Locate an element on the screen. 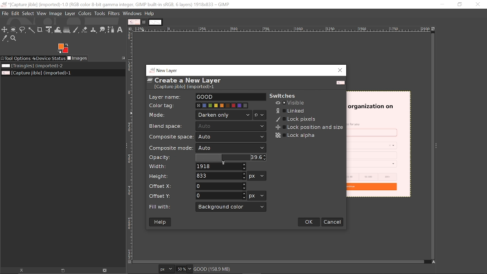 The width and height of the screenshot is (487, 274). Visible is located at coordinates (291, 103).